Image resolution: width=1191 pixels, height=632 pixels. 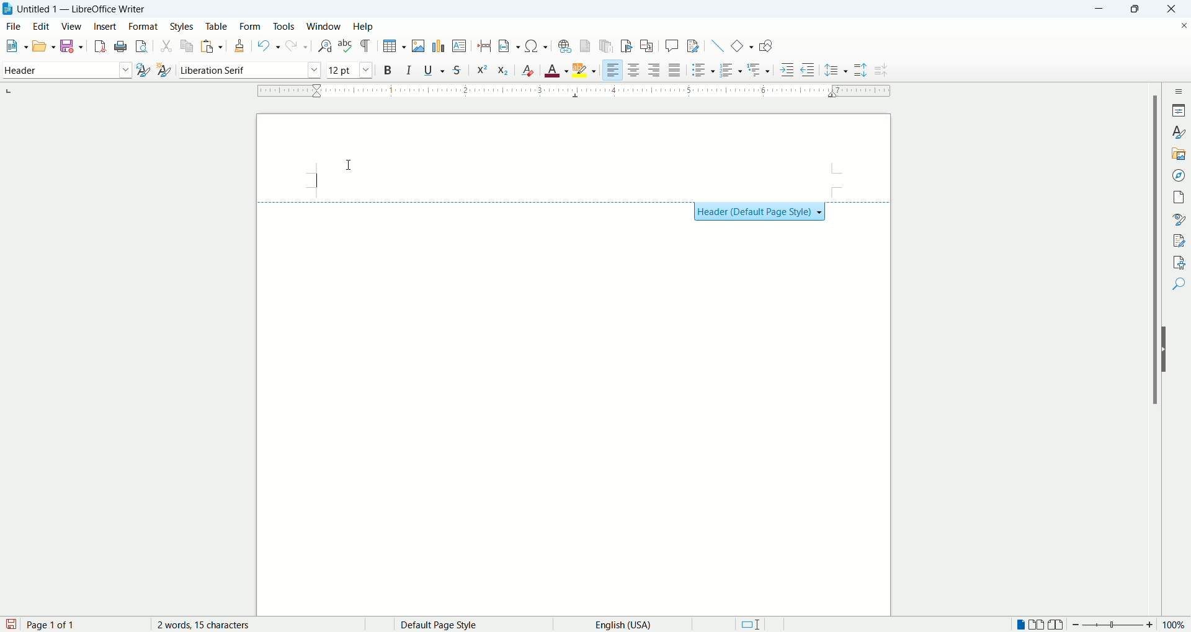 I want to click on insert symbol, so click(x=536, y=45).